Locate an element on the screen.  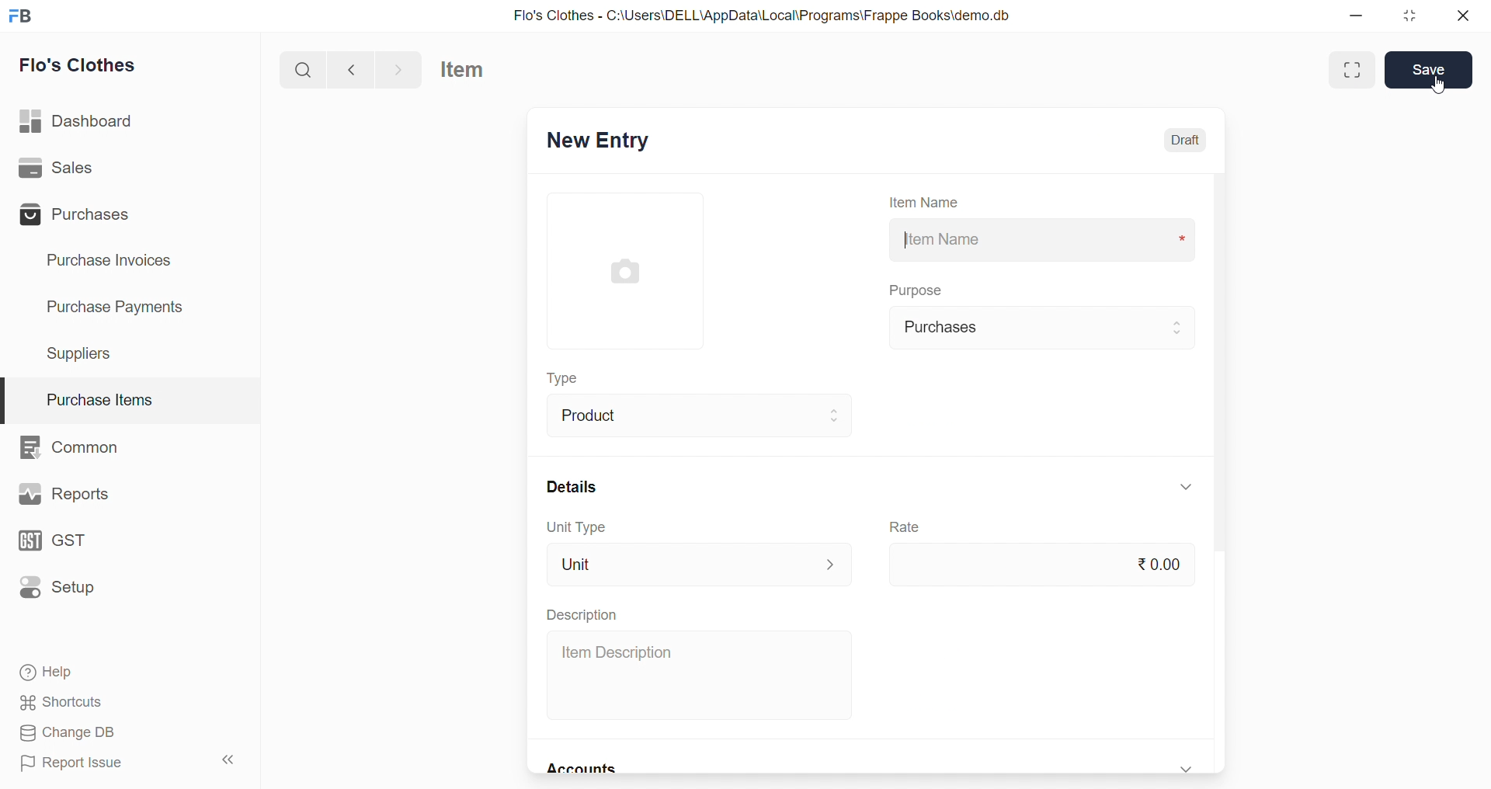
Sales is located at coordinates (80, 169).